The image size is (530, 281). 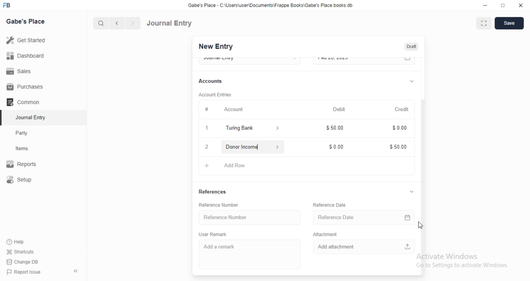 I want to click on Reference Number, so click(x=222, y=205).